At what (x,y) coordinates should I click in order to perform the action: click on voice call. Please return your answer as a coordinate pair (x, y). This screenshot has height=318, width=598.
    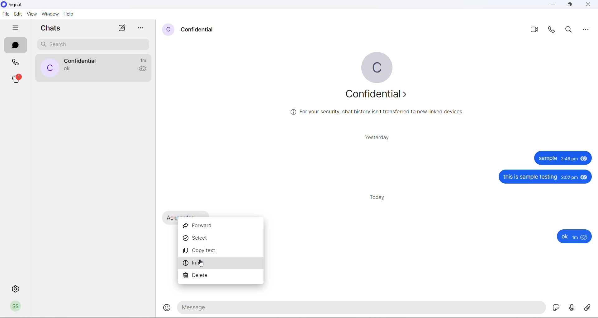
    Looking at the image, I should click on (554, 31).